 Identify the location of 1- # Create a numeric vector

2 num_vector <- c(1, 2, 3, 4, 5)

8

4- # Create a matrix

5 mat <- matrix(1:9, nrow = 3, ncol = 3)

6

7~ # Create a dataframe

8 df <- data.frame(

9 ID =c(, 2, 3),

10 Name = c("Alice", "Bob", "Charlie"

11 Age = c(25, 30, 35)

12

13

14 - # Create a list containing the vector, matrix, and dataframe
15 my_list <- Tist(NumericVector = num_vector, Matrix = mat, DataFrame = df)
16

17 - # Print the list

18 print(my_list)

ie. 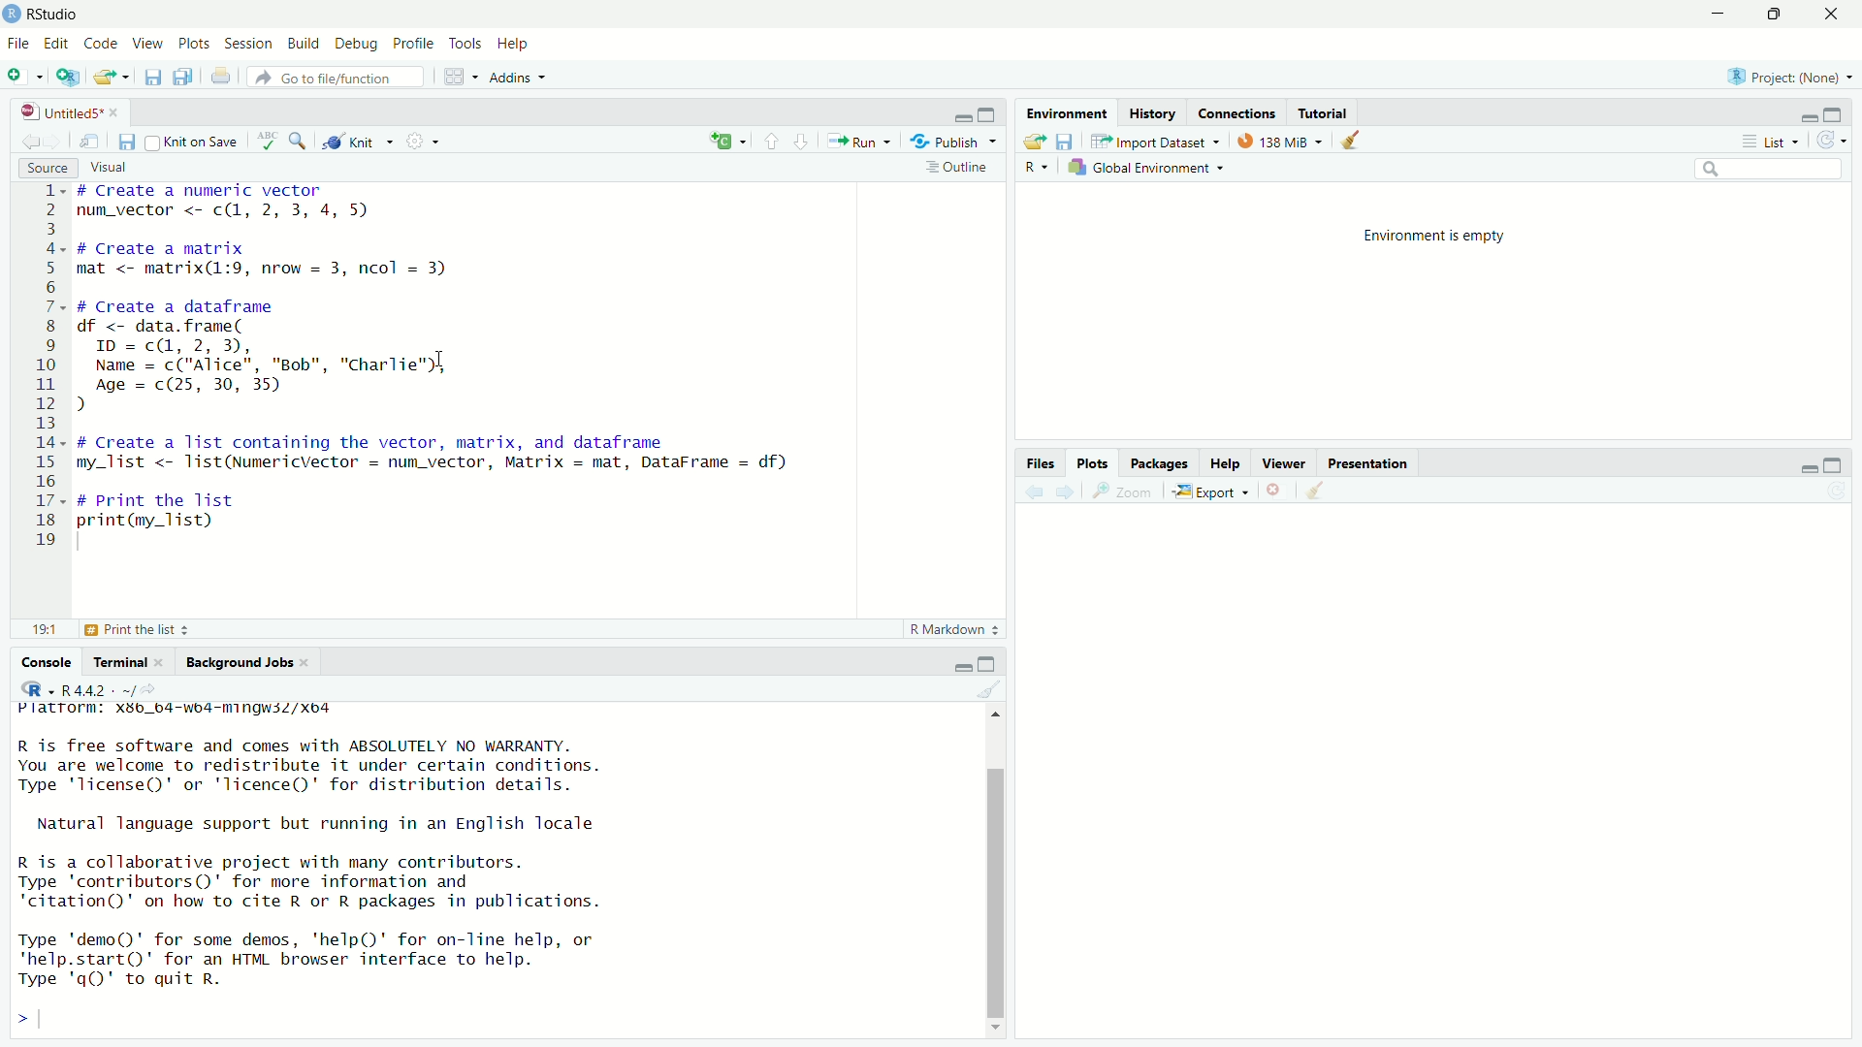
(415, 366).